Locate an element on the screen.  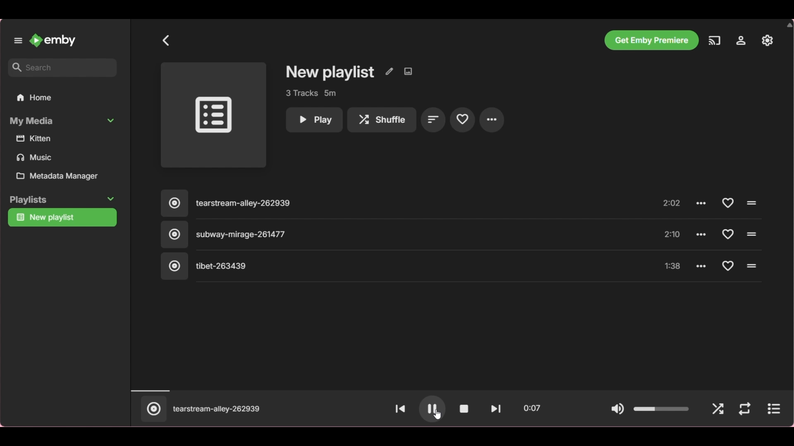
Edit metadata is located at coordinates (389, 71).